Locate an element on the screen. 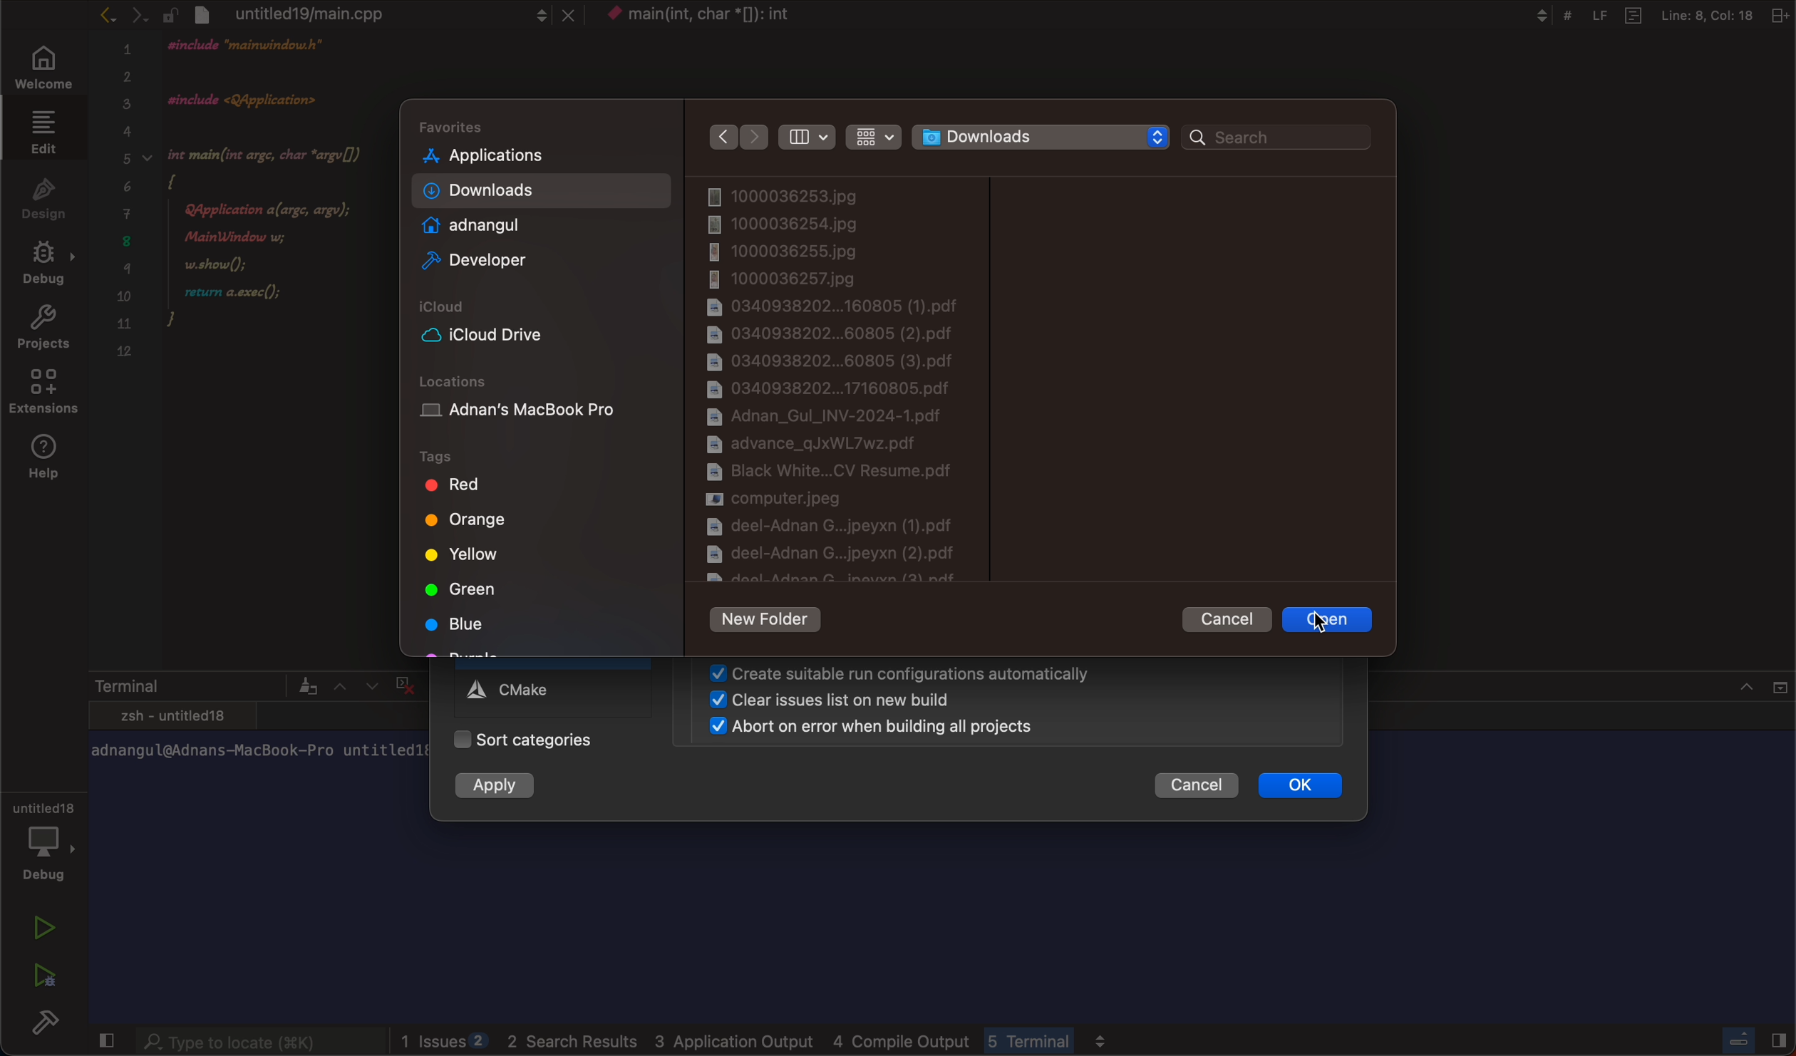 The image size is (1796, 1056). clicked to select is located at coordinates (1329, 619).